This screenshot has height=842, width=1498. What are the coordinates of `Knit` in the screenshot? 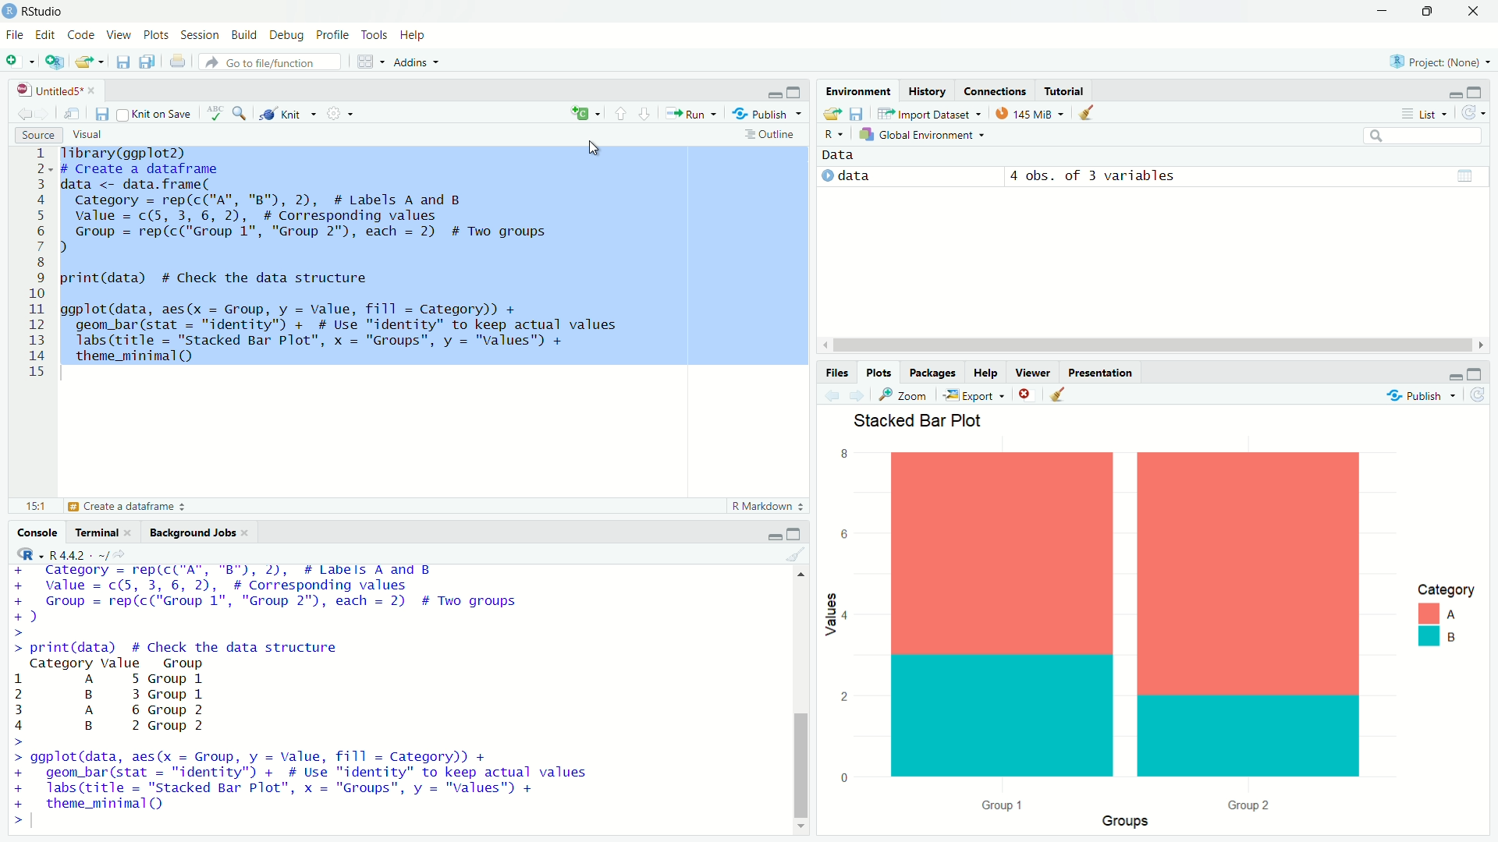 It's located at (286, 111).